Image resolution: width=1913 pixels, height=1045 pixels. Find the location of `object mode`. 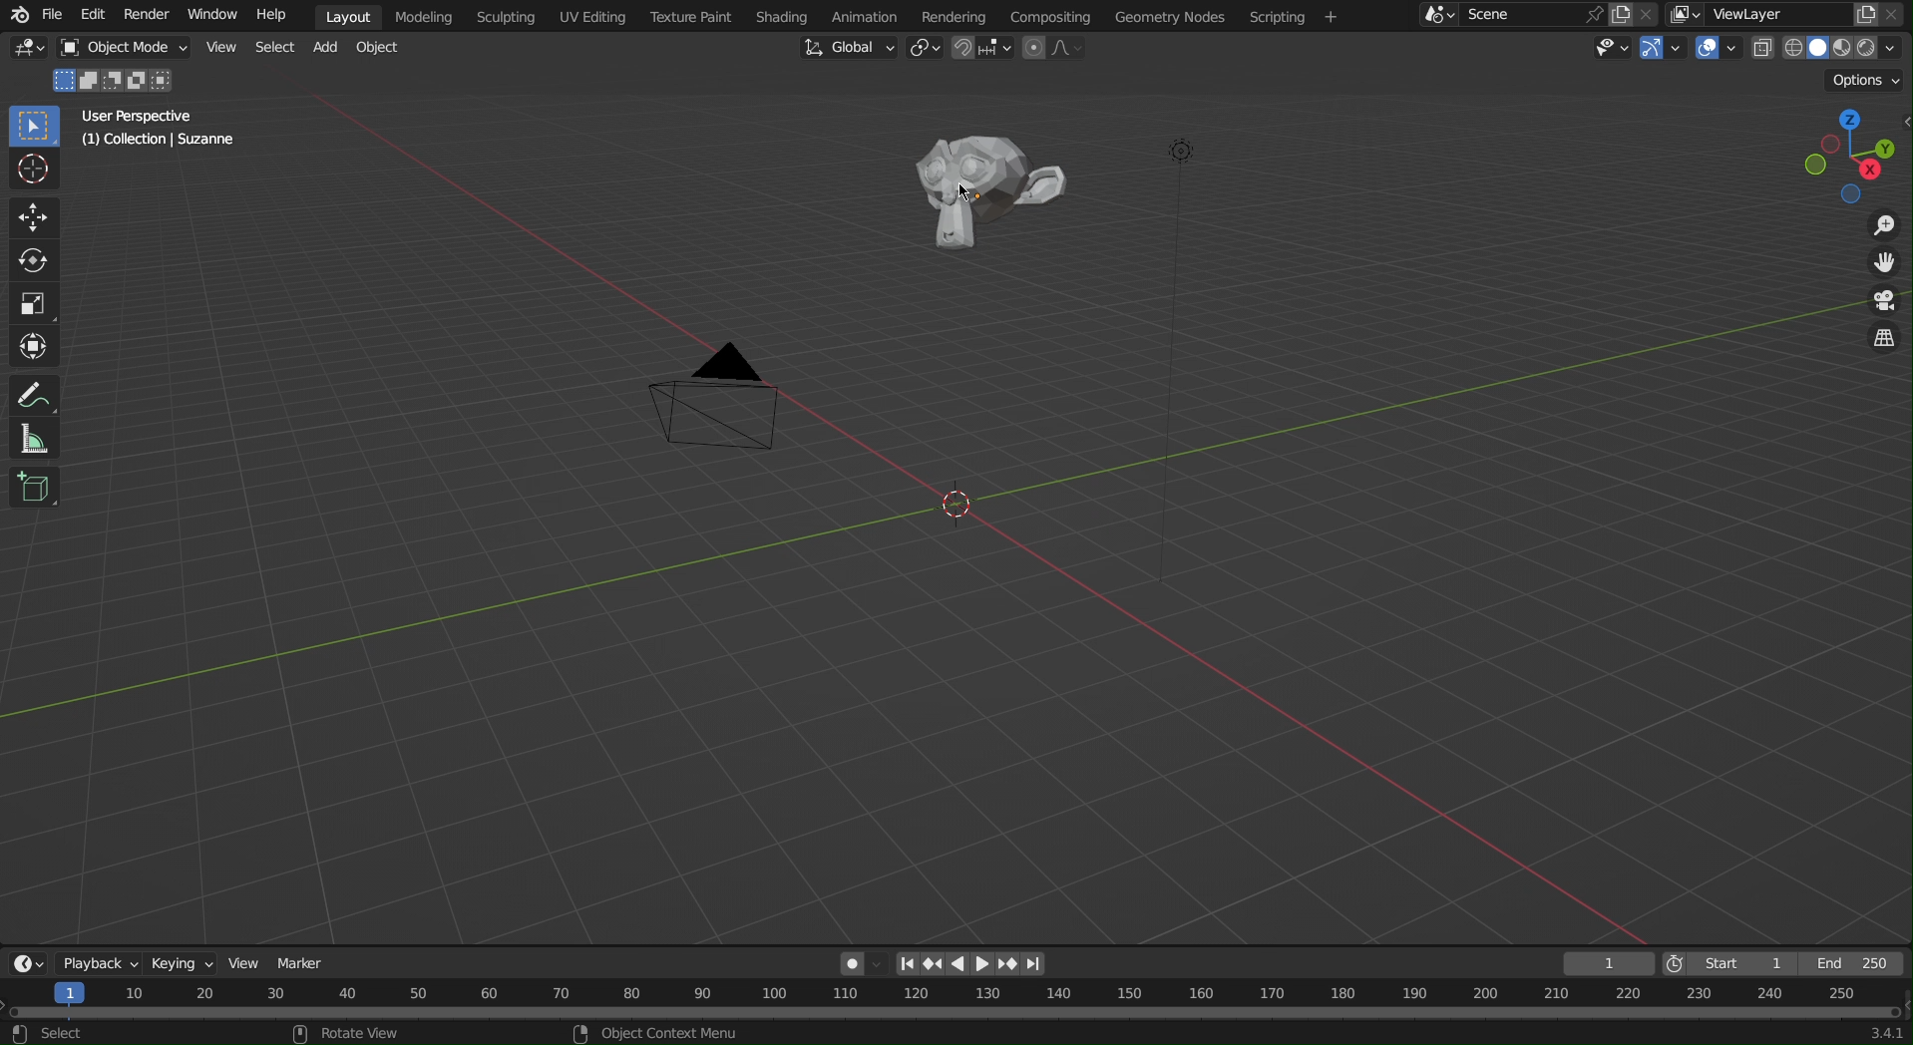

object mode is located at coordinates (129, 51).